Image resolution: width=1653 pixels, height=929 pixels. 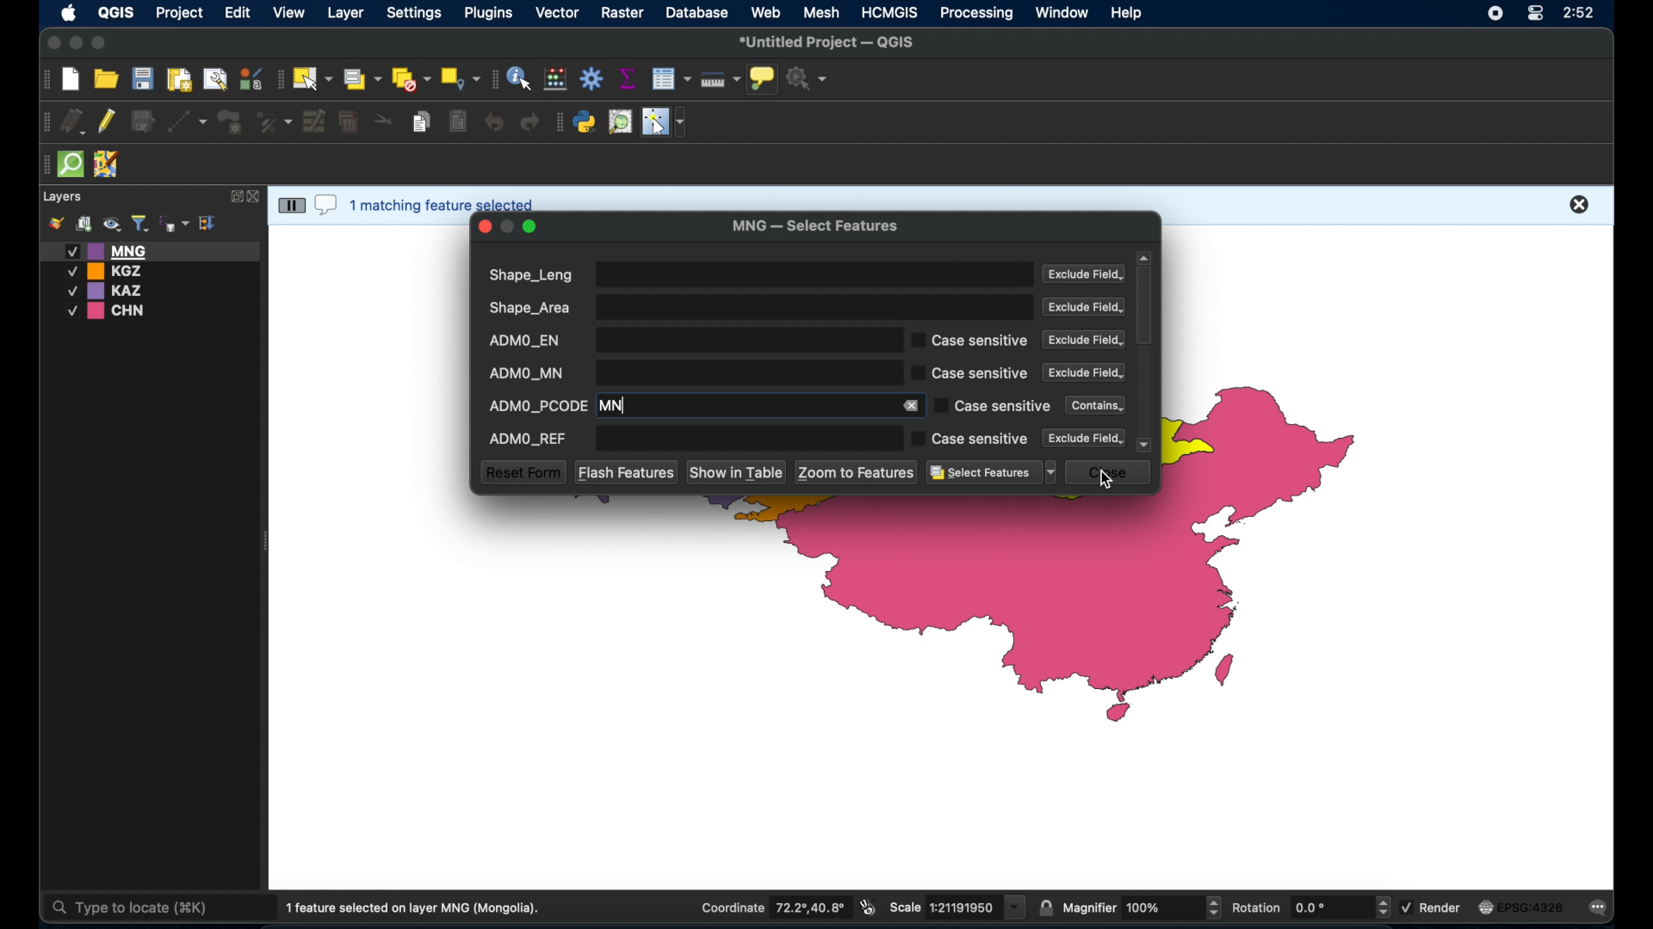 I want to click on layers, so click(x=64, y=197).